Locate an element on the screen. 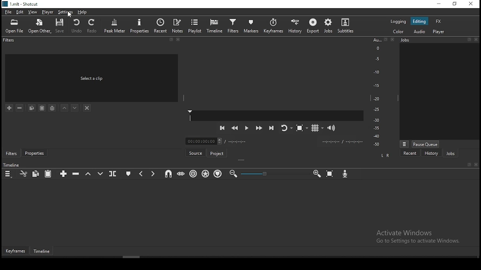 The height and width of the screenshot is (270, 481). close is located at coordinates (394, 40).